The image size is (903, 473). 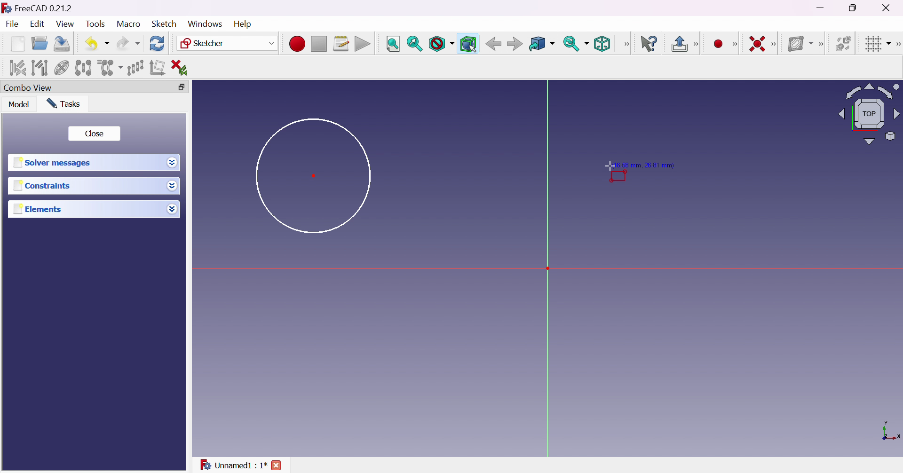 I want to click on Solver messages, so click(x=52, y=163).